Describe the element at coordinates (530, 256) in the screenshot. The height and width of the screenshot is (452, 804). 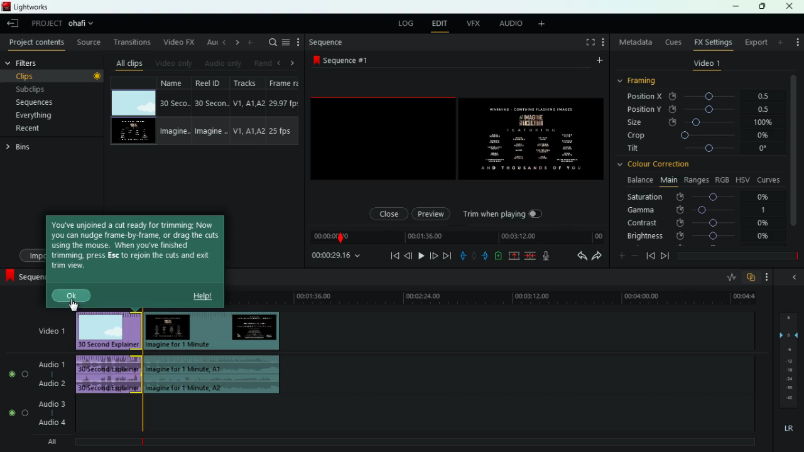
I see `join` at that location.